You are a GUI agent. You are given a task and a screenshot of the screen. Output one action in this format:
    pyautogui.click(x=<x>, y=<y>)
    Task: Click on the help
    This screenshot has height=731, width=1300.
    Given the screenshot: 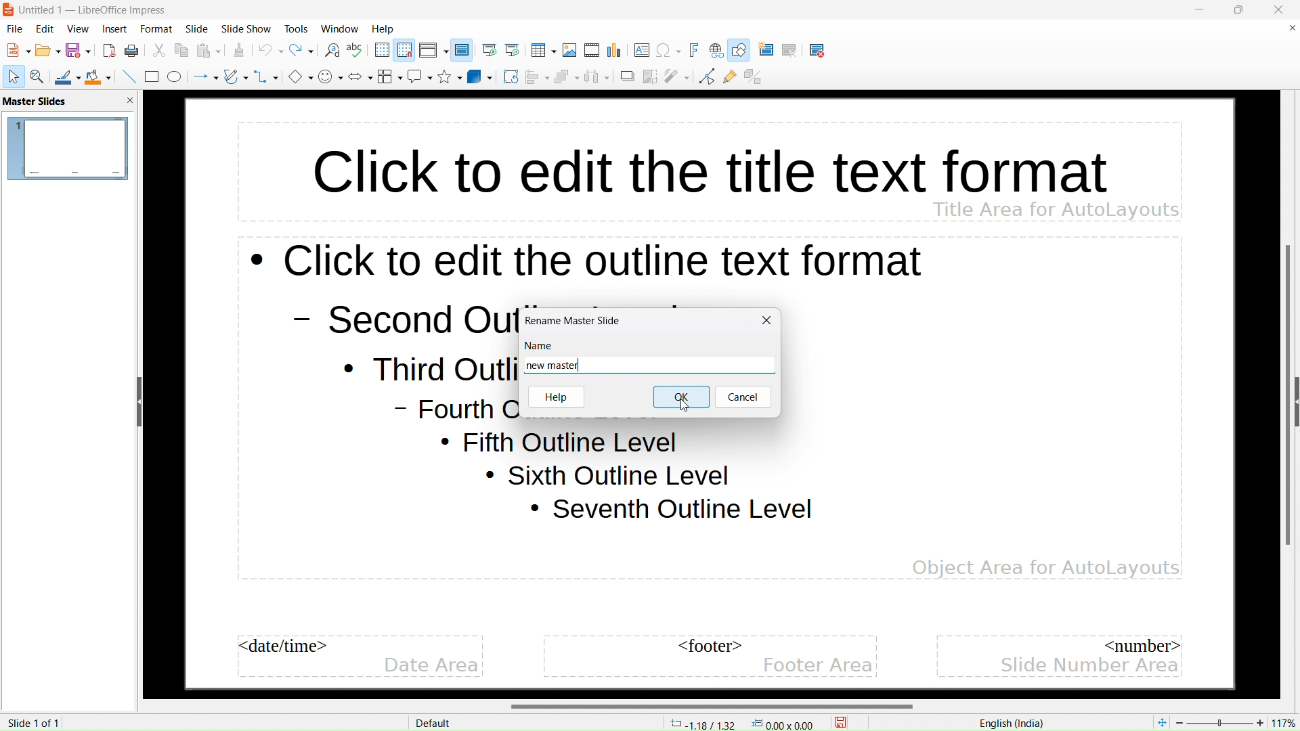 What is the action you would take?
    pyautogui.click(x=383, y=29)
    